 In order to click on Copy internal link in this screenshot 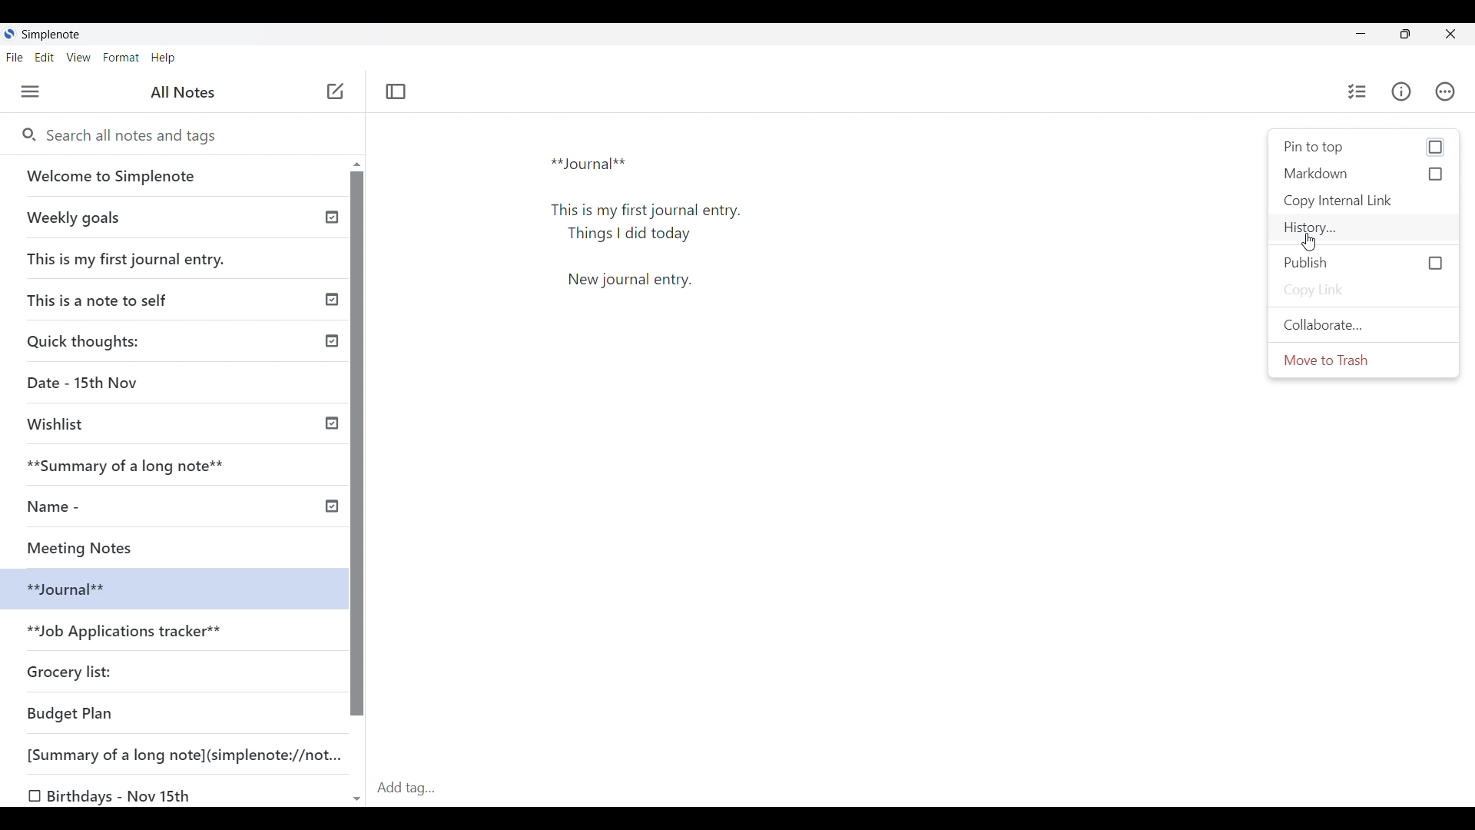, I will do `click(1363, 201)`.